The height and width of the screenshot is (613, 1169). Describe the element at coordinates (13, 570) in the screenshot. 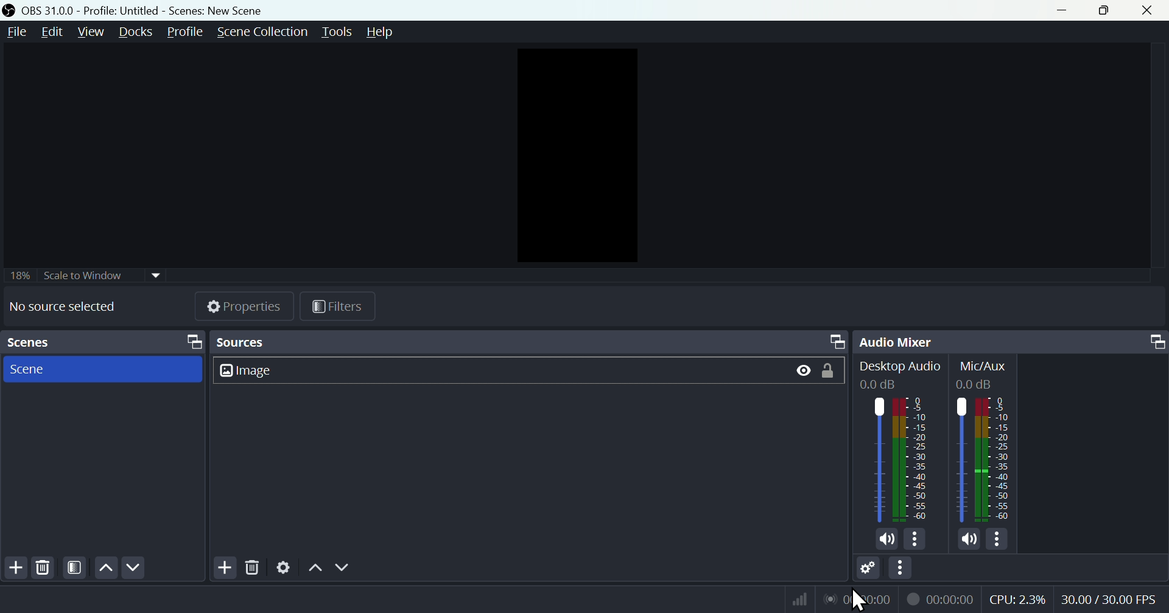

I see `Add` at that location.